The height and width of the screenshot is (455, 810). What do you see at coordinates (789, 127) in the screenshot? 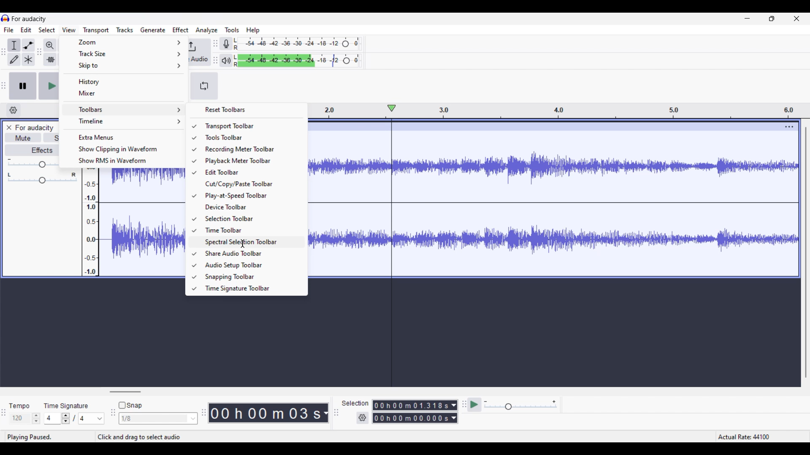
I see `Track options` at bounding box center [789, 127].